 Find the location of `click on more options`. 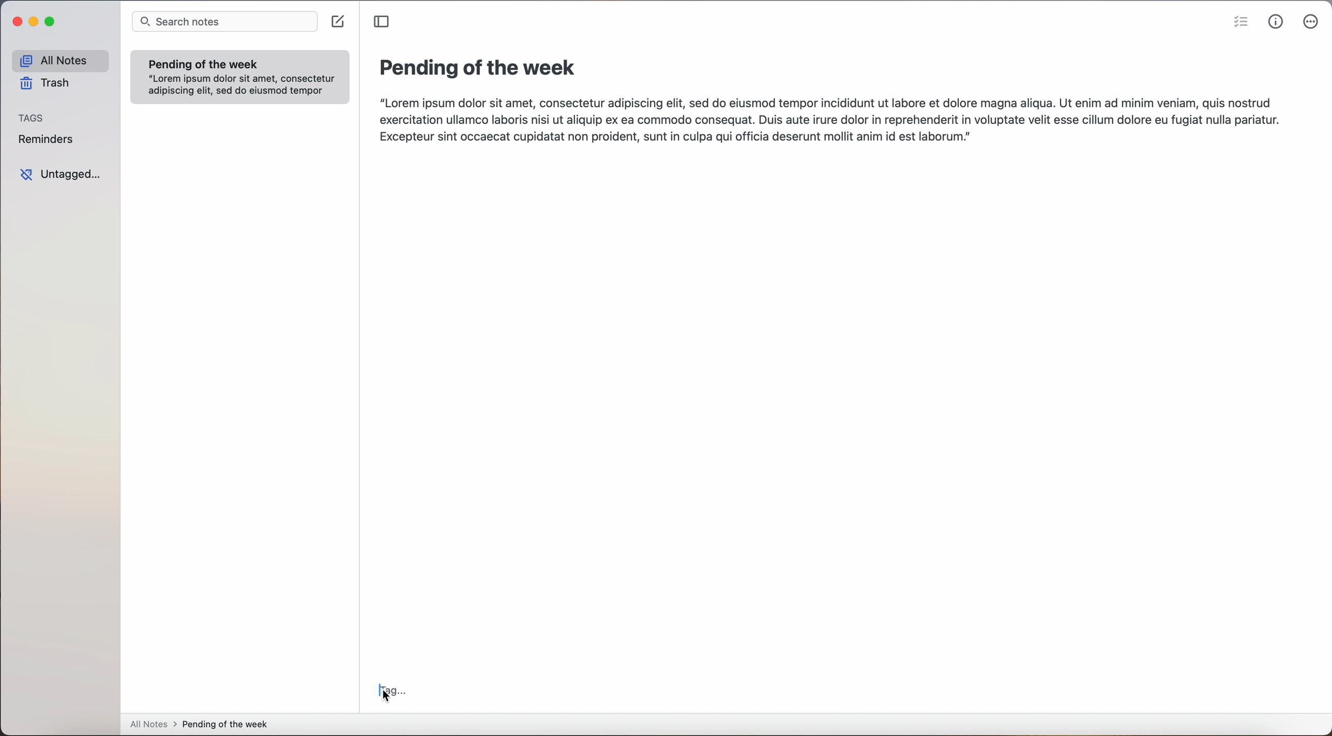

click on more options is located at coordinates (1312, 22).